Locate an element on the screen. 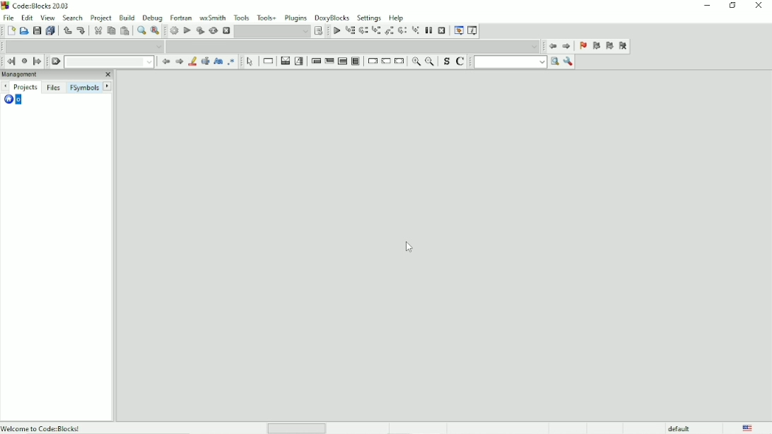 The image size is (772, 434). Jump forward is located at coordinates (38, 61).